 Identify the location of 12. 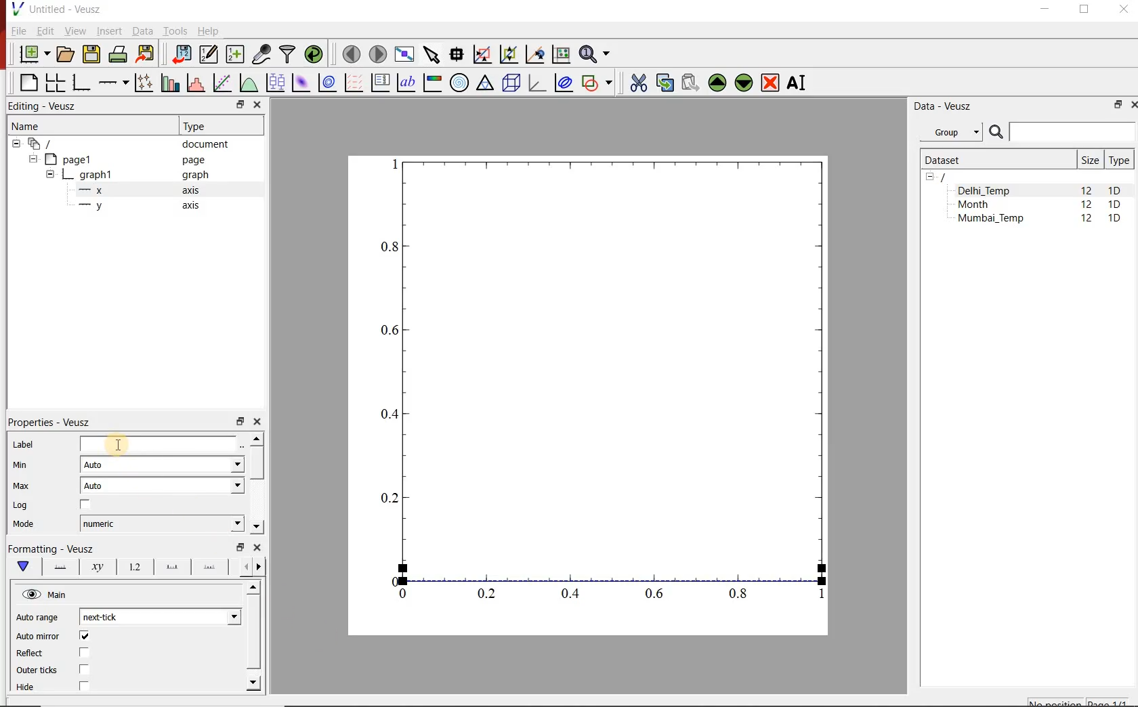
(1087, 206).